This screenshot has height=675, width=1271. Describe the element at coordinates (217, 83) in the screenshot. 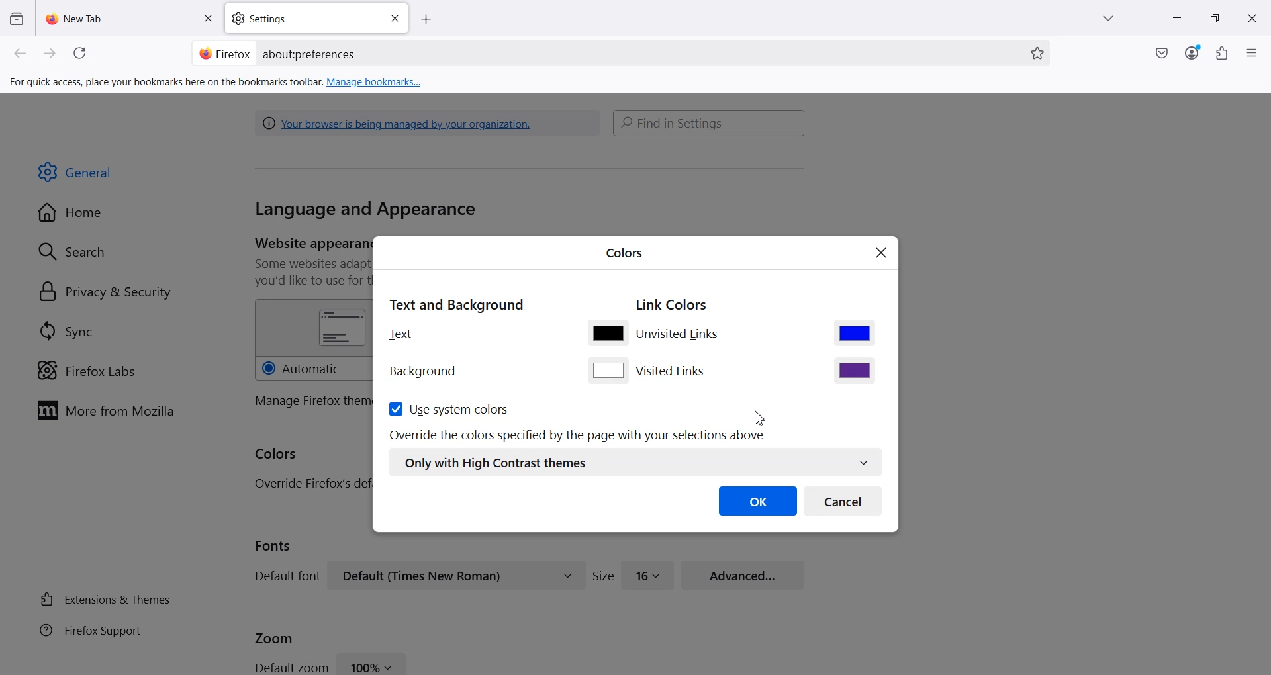

I see `For quick access, place your bookmarks here on the bookmarks toolbar. Manage bookmarks...` at that location.